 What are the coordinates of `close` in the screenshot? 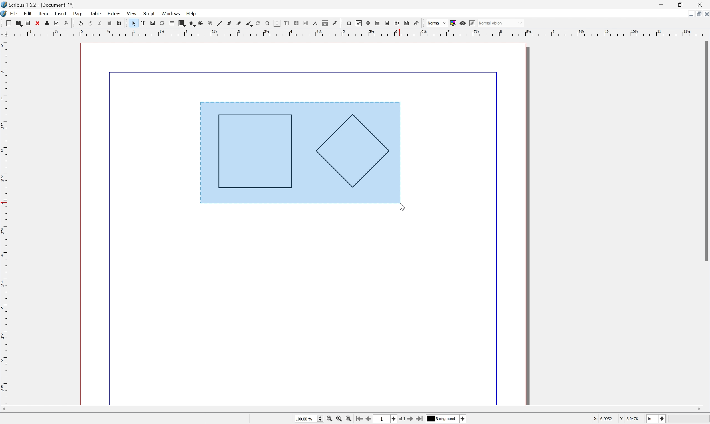 It's located at (36, 24).